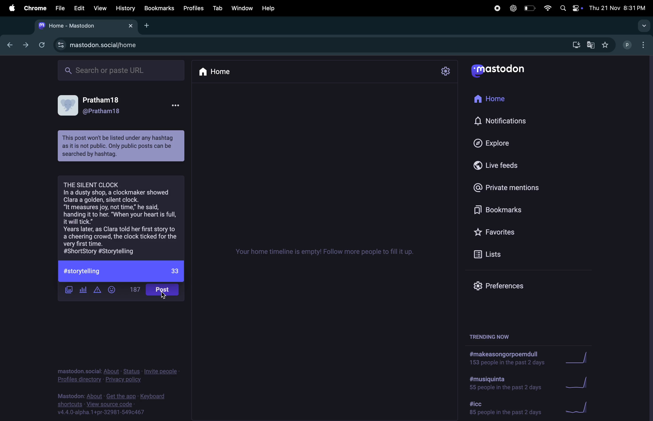  Describe the element at coordinates (114, 404) in the screenshot. I see `source code` at that location.